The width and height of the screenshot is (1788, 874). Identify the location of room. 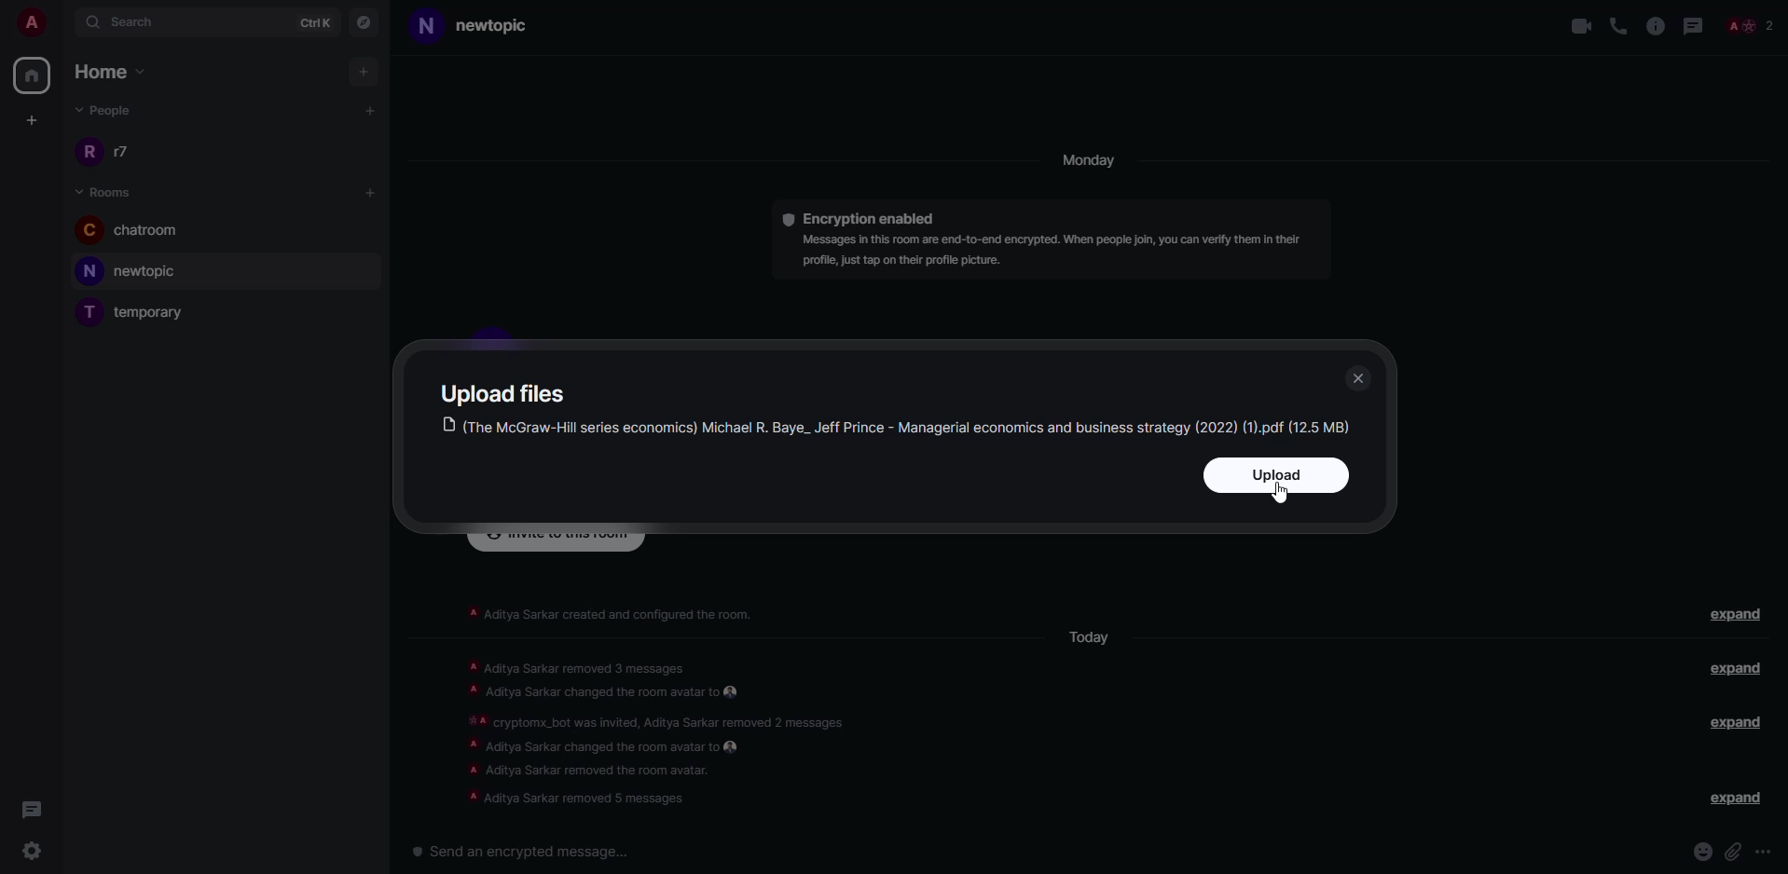
(138, 231).